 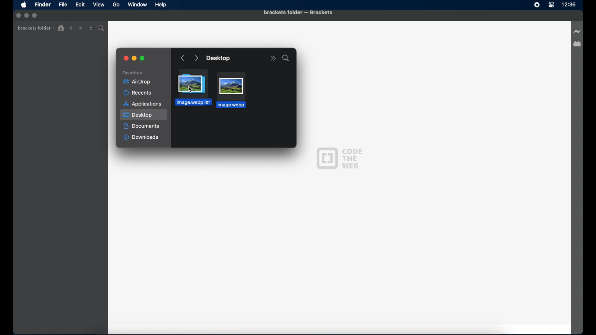 What do you see at coordinates (24, 5) in the screenshot?
I see `apple icon` at bounding box center [24, 5].